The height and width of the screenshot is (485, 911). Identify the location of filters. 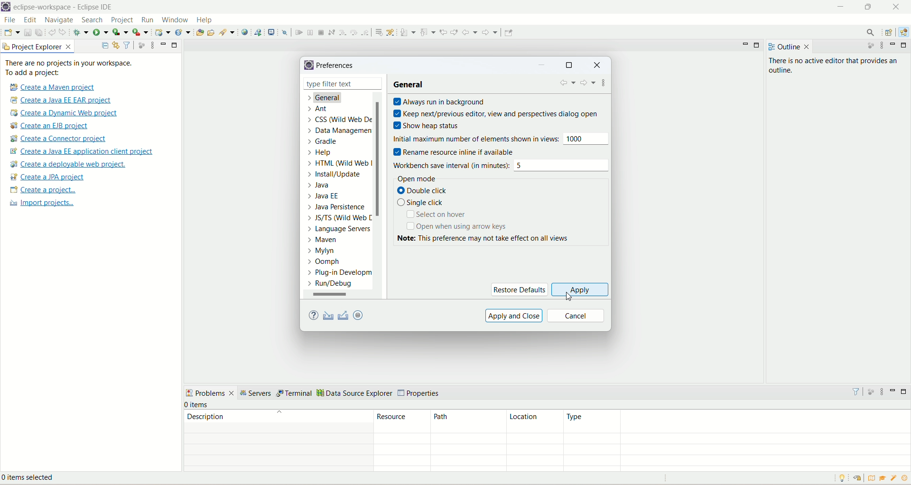
(855, 391).